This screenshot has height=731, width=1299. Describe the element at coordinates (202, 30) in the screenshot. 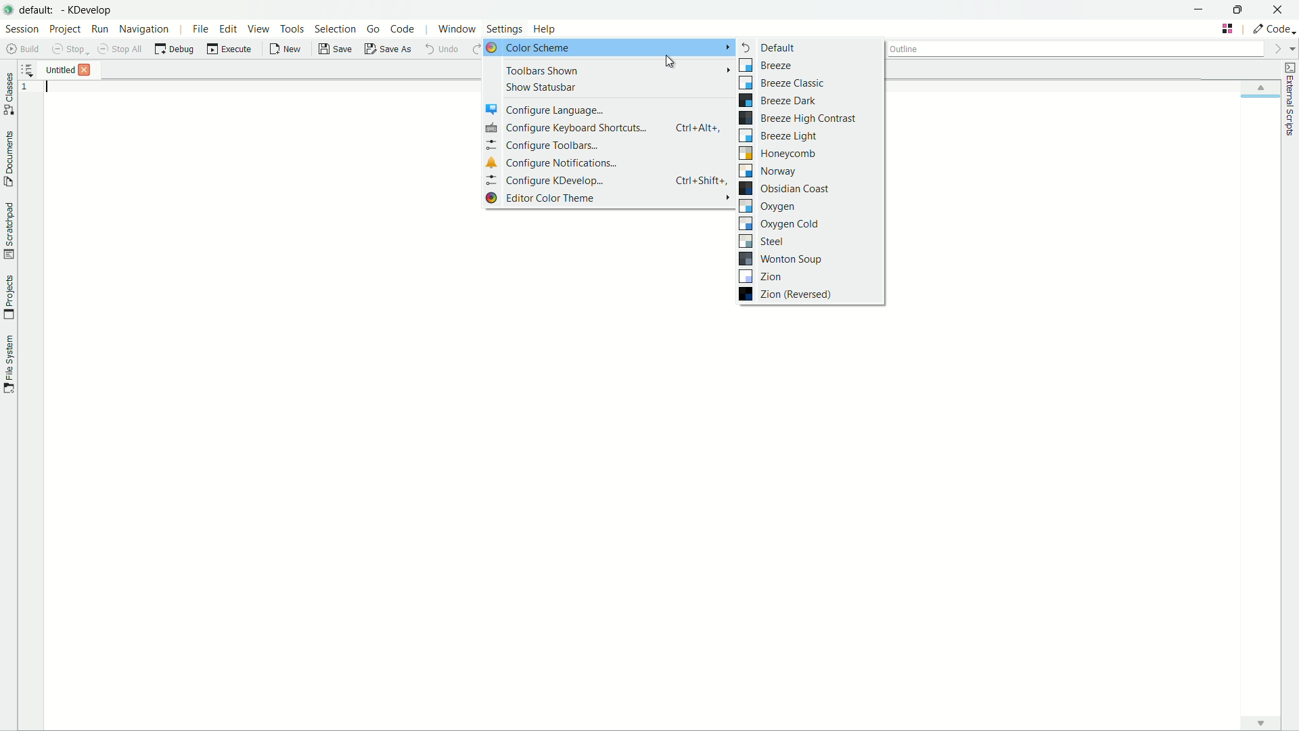

I see `file` at that location.